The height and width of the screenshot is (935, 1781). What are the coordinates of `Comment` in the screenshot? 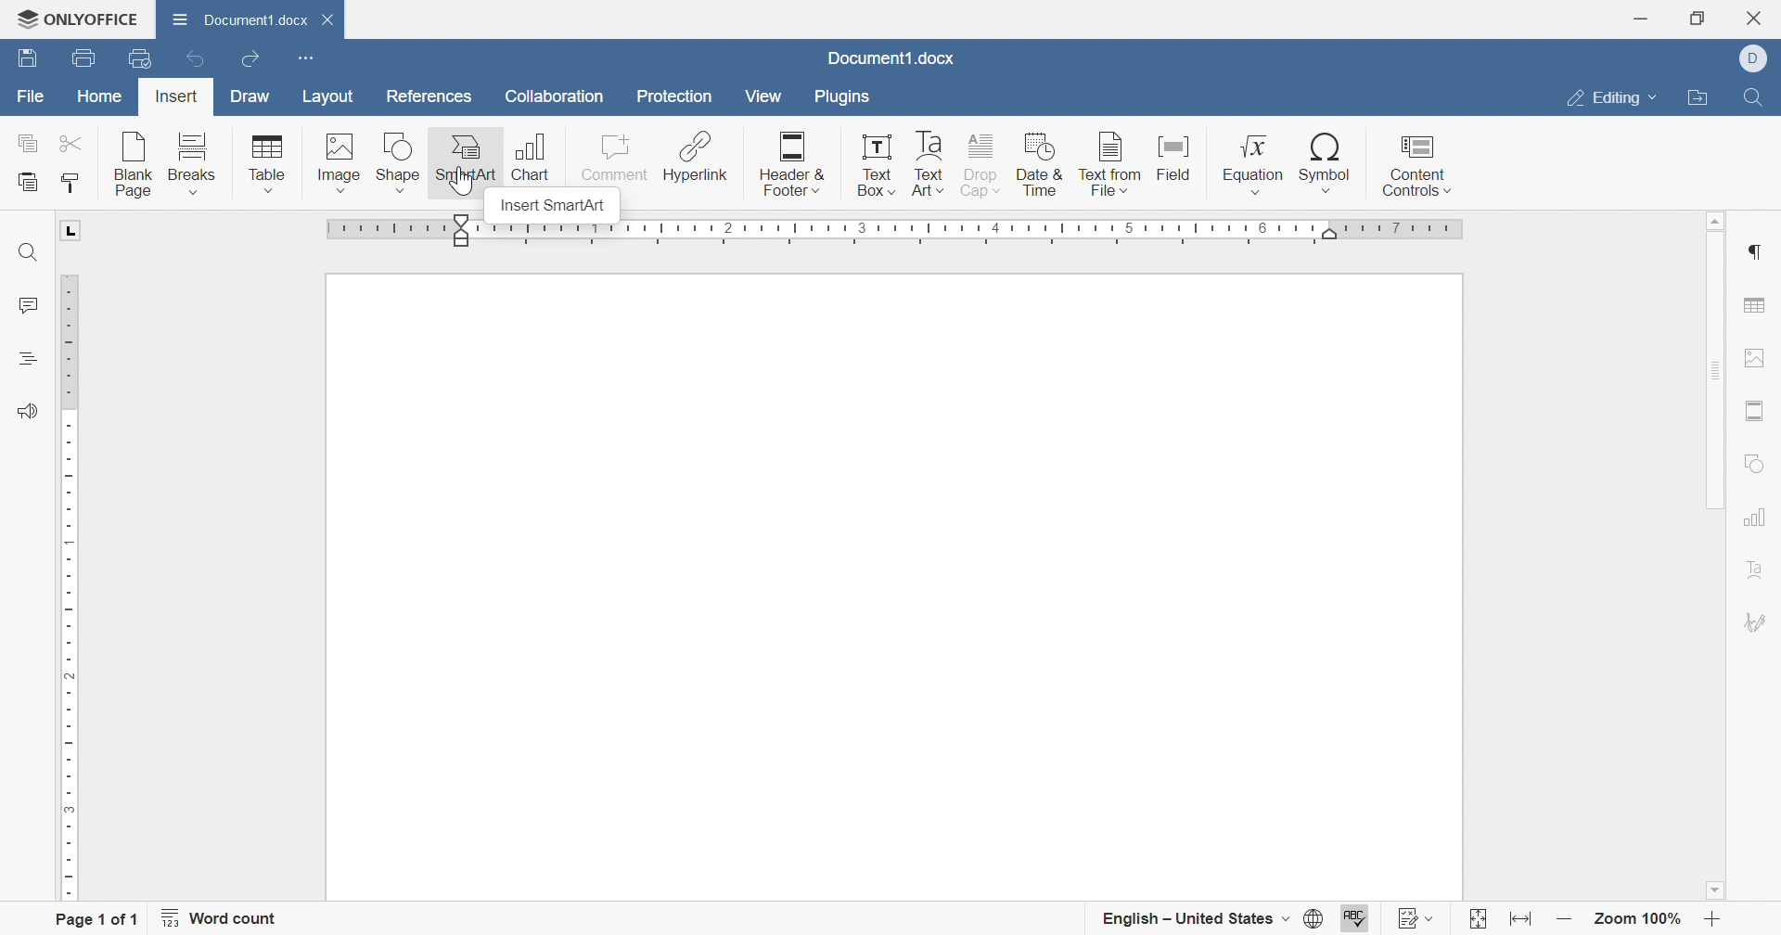 It's located at (609, 159).